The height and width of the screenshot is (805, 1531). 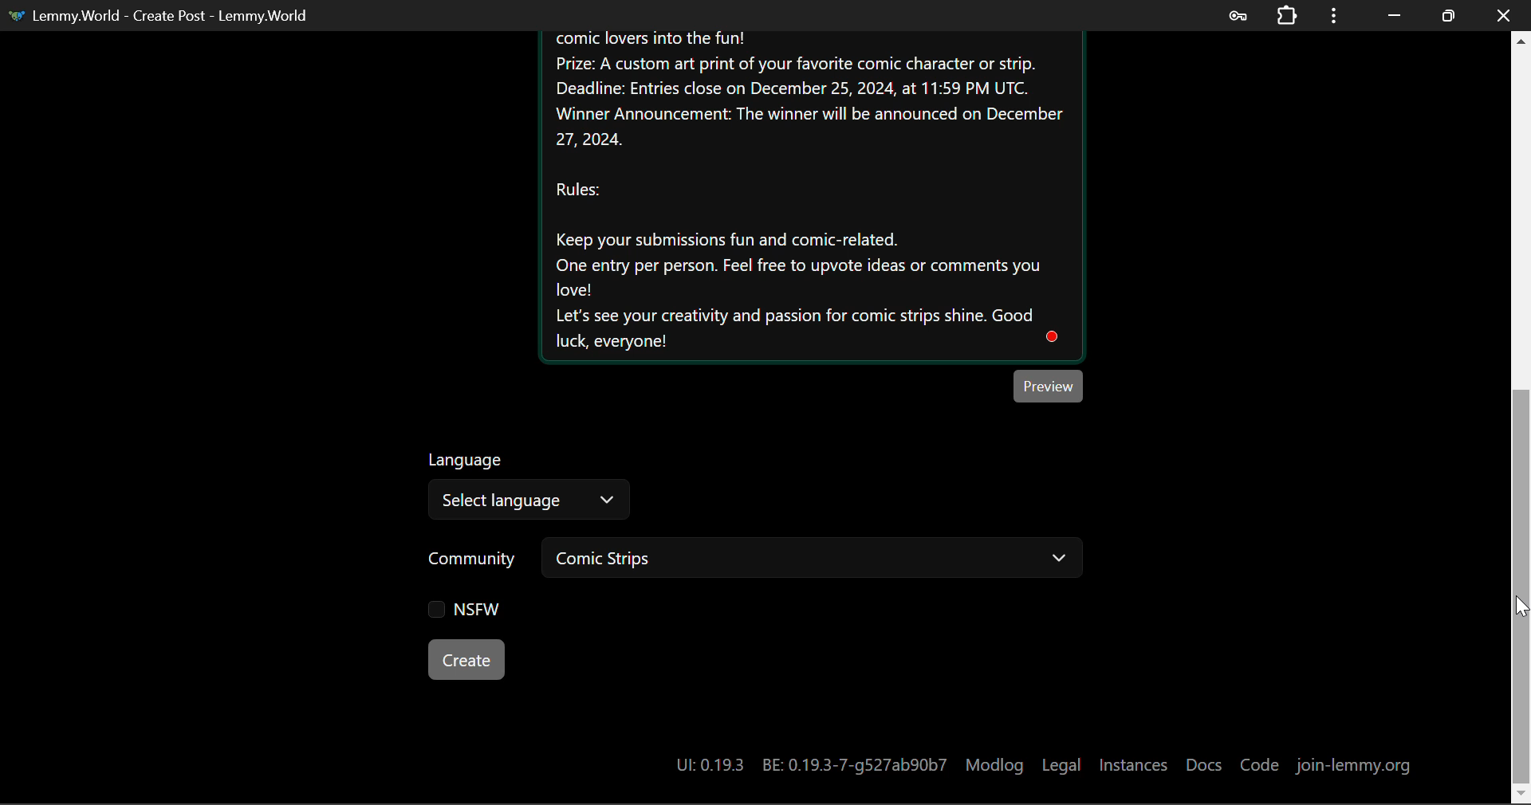 What do you see at coordinates (1061, 765) in the screenshot?
I see `Legal` at bounding box center [1061, 765].